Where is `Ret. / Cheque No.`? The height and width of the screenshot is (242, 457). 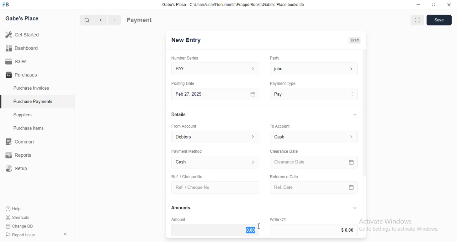 Ret. / Cheque No. is located at coordinates (186, 176).